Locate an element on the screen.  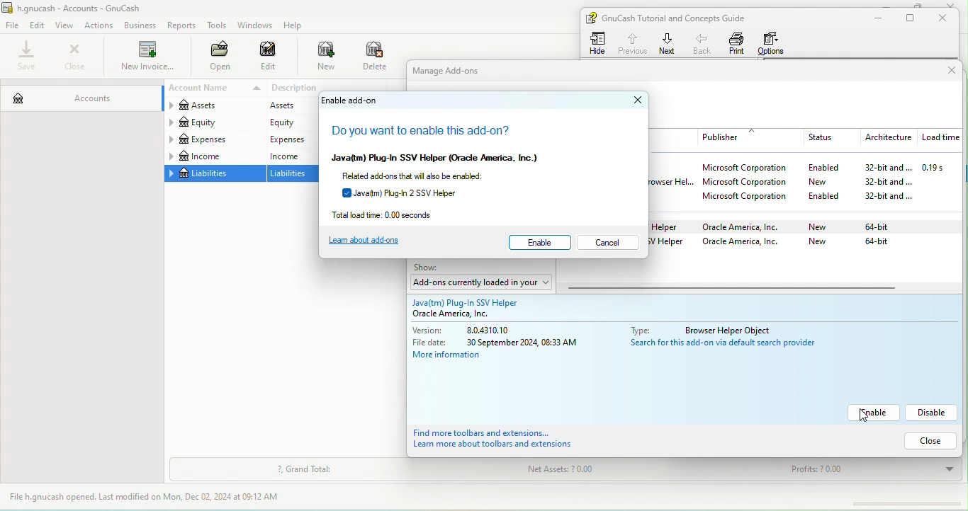
search for this add on via default search provider is located at coordinates (731, 345).